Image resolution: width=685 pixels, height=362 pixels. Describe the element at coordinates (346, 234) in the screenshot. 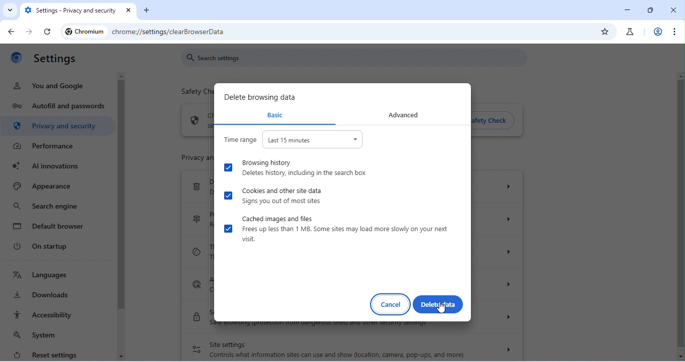

I see `information on clearing cache` at that location.